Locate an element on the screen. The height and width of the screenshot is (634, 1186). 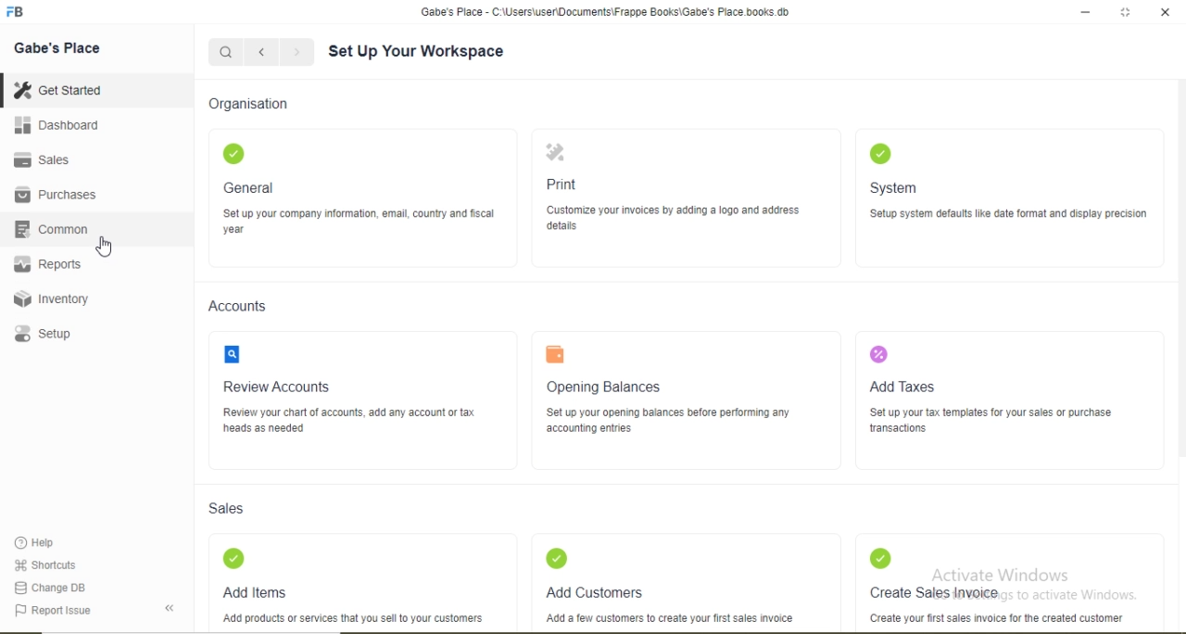
Sales is located at coordinates (226, 508).